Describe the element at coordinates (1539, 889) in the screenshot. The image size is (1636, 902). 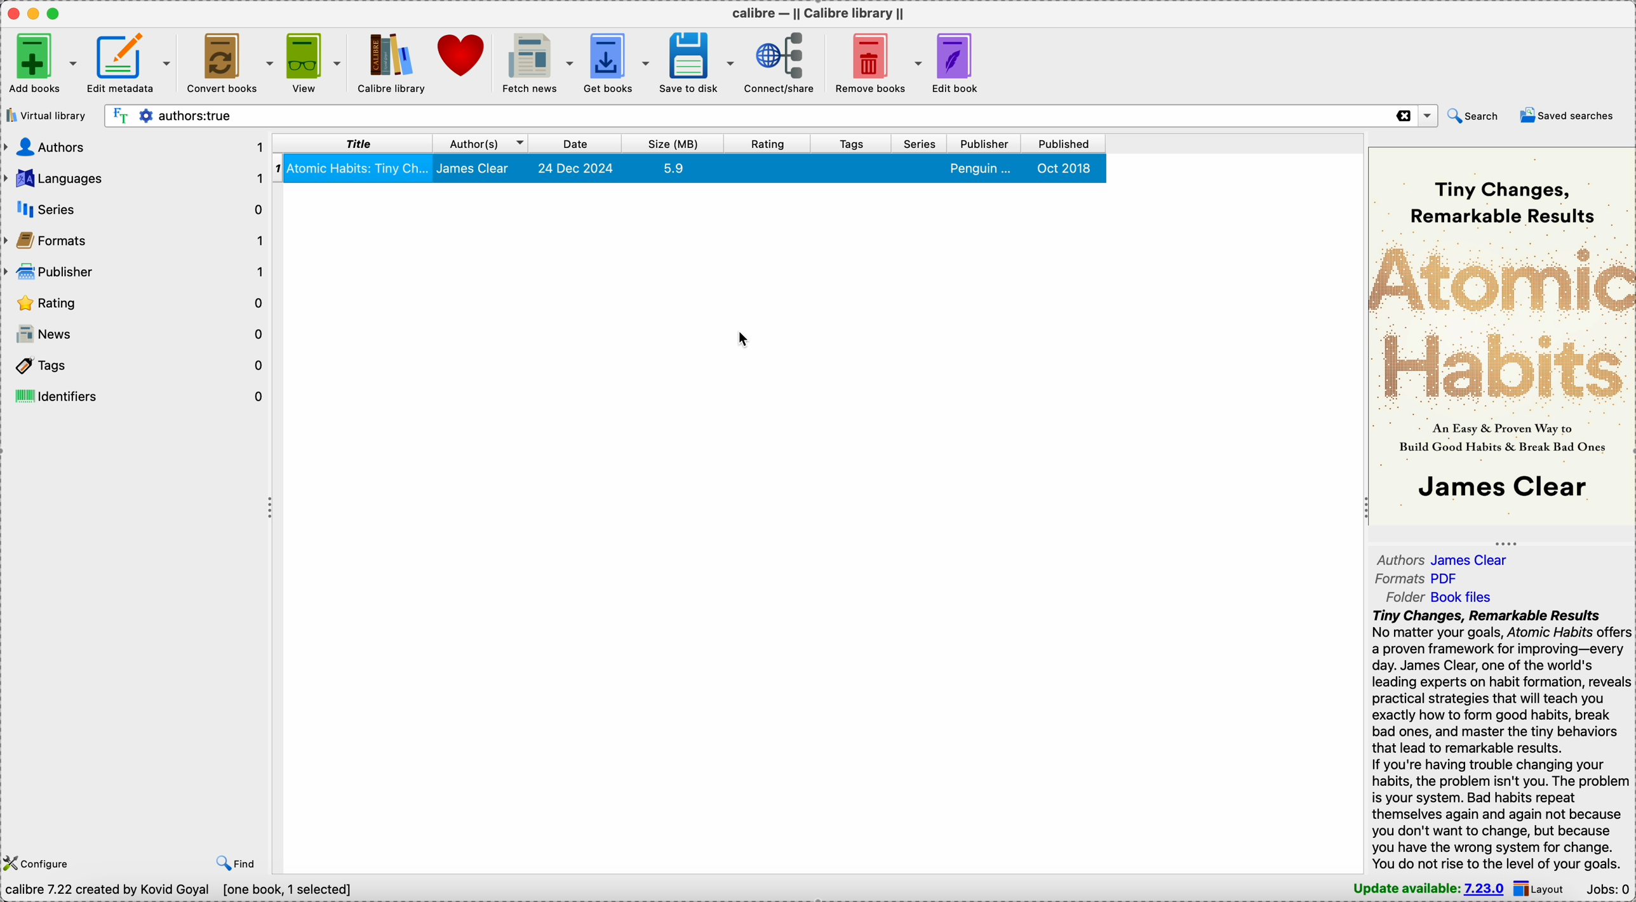
I see `layout` at that location.